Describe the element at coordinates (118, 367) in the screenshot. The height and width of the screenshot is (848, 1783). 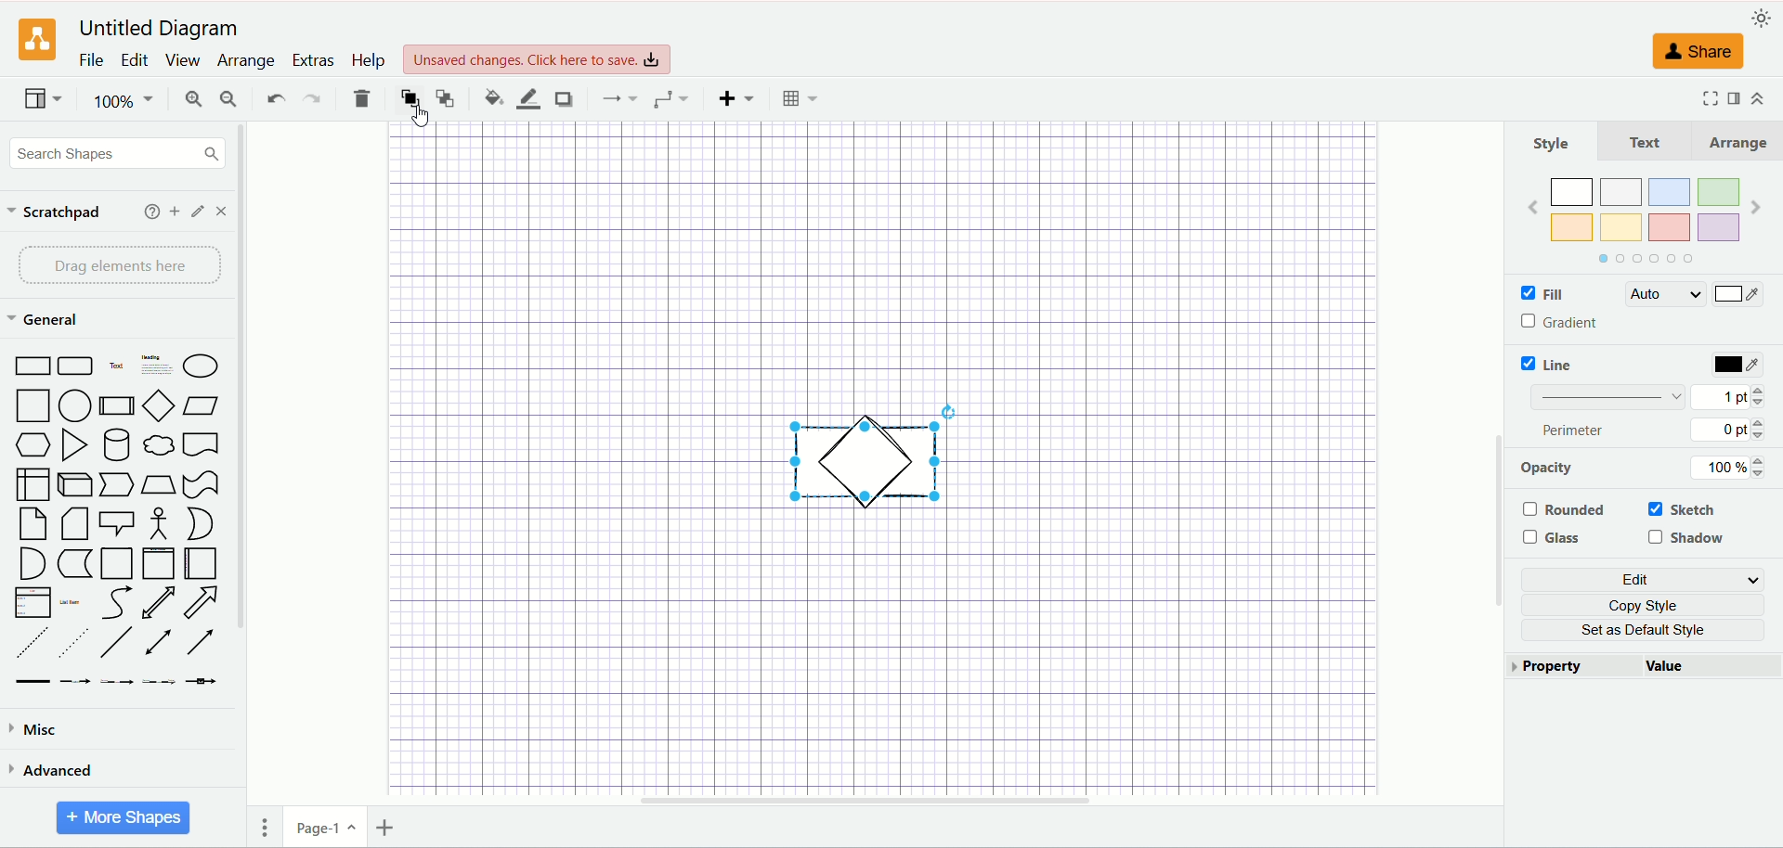
I see `Text` at that location.